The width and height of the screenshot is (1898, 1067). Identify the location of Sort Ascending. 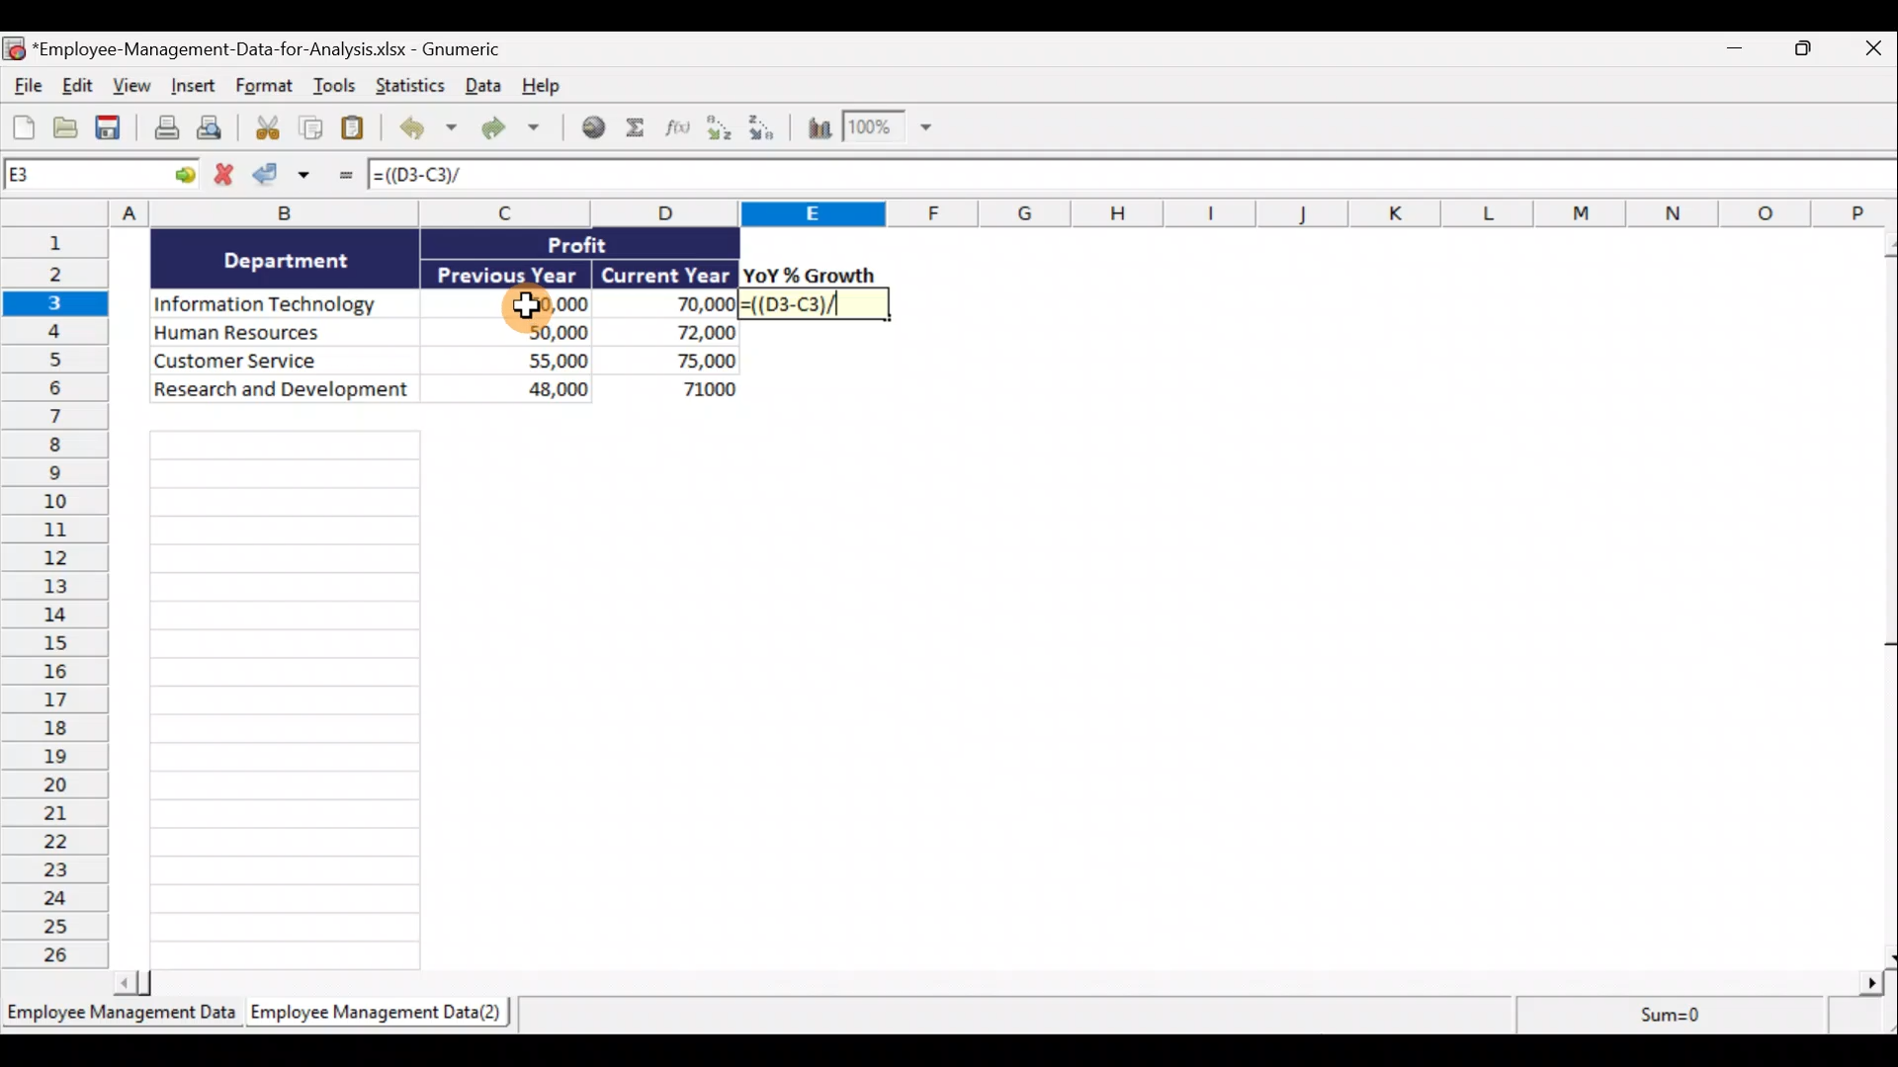
(721, 130).